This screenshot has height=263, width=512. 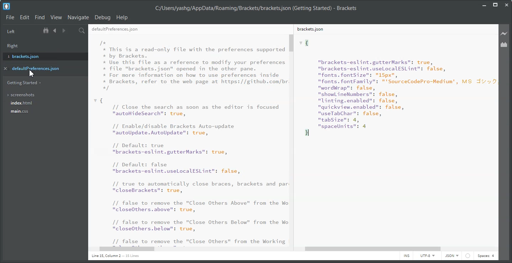 What do you see at coordinates (55, 31) in the screenshot?
I see `Navigate Backward` at bounding box center [55, 31].